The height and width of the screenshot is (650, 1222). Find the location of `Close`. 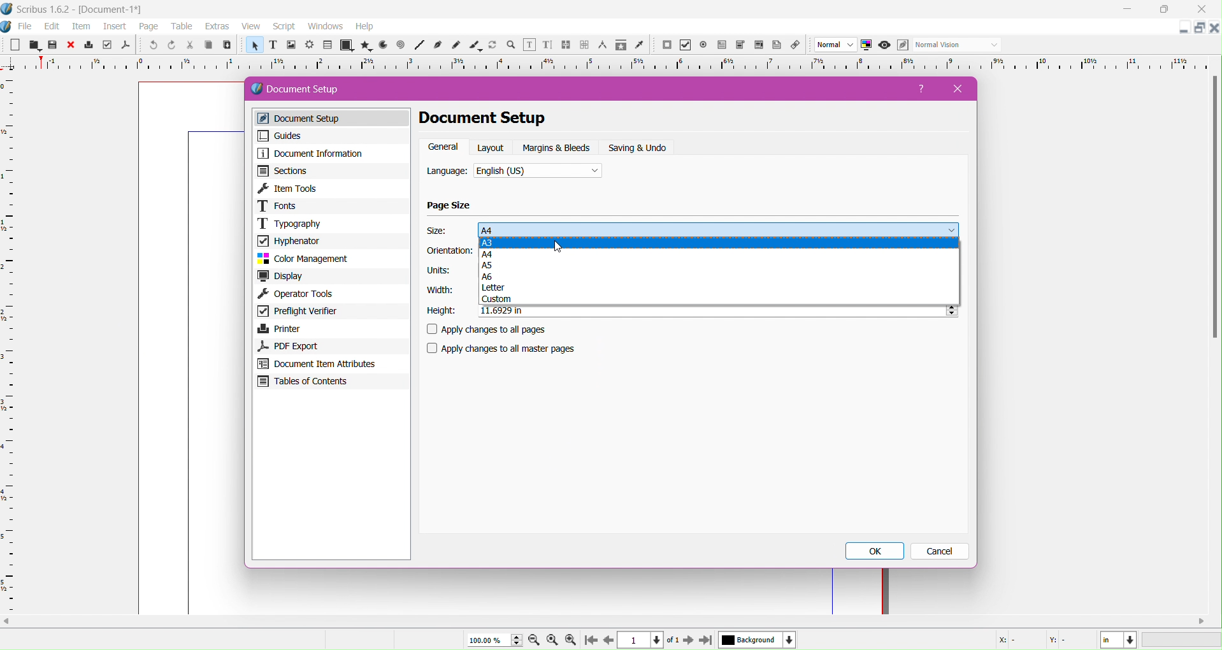

Close is located at coordinates (954, 89).